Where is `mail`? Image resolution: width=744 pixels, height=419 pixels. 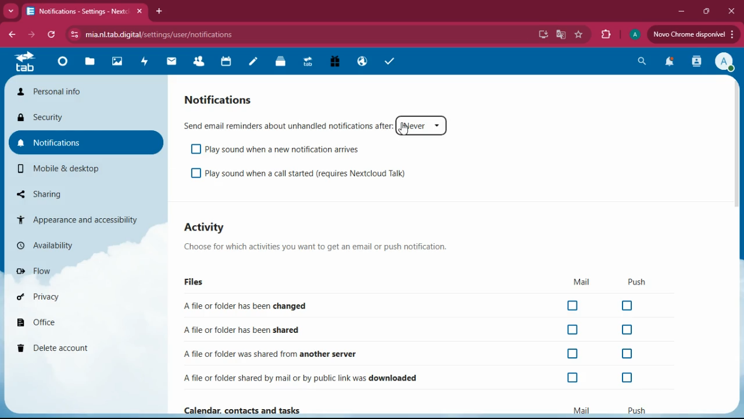 mail is located at coordinates (577, 282).